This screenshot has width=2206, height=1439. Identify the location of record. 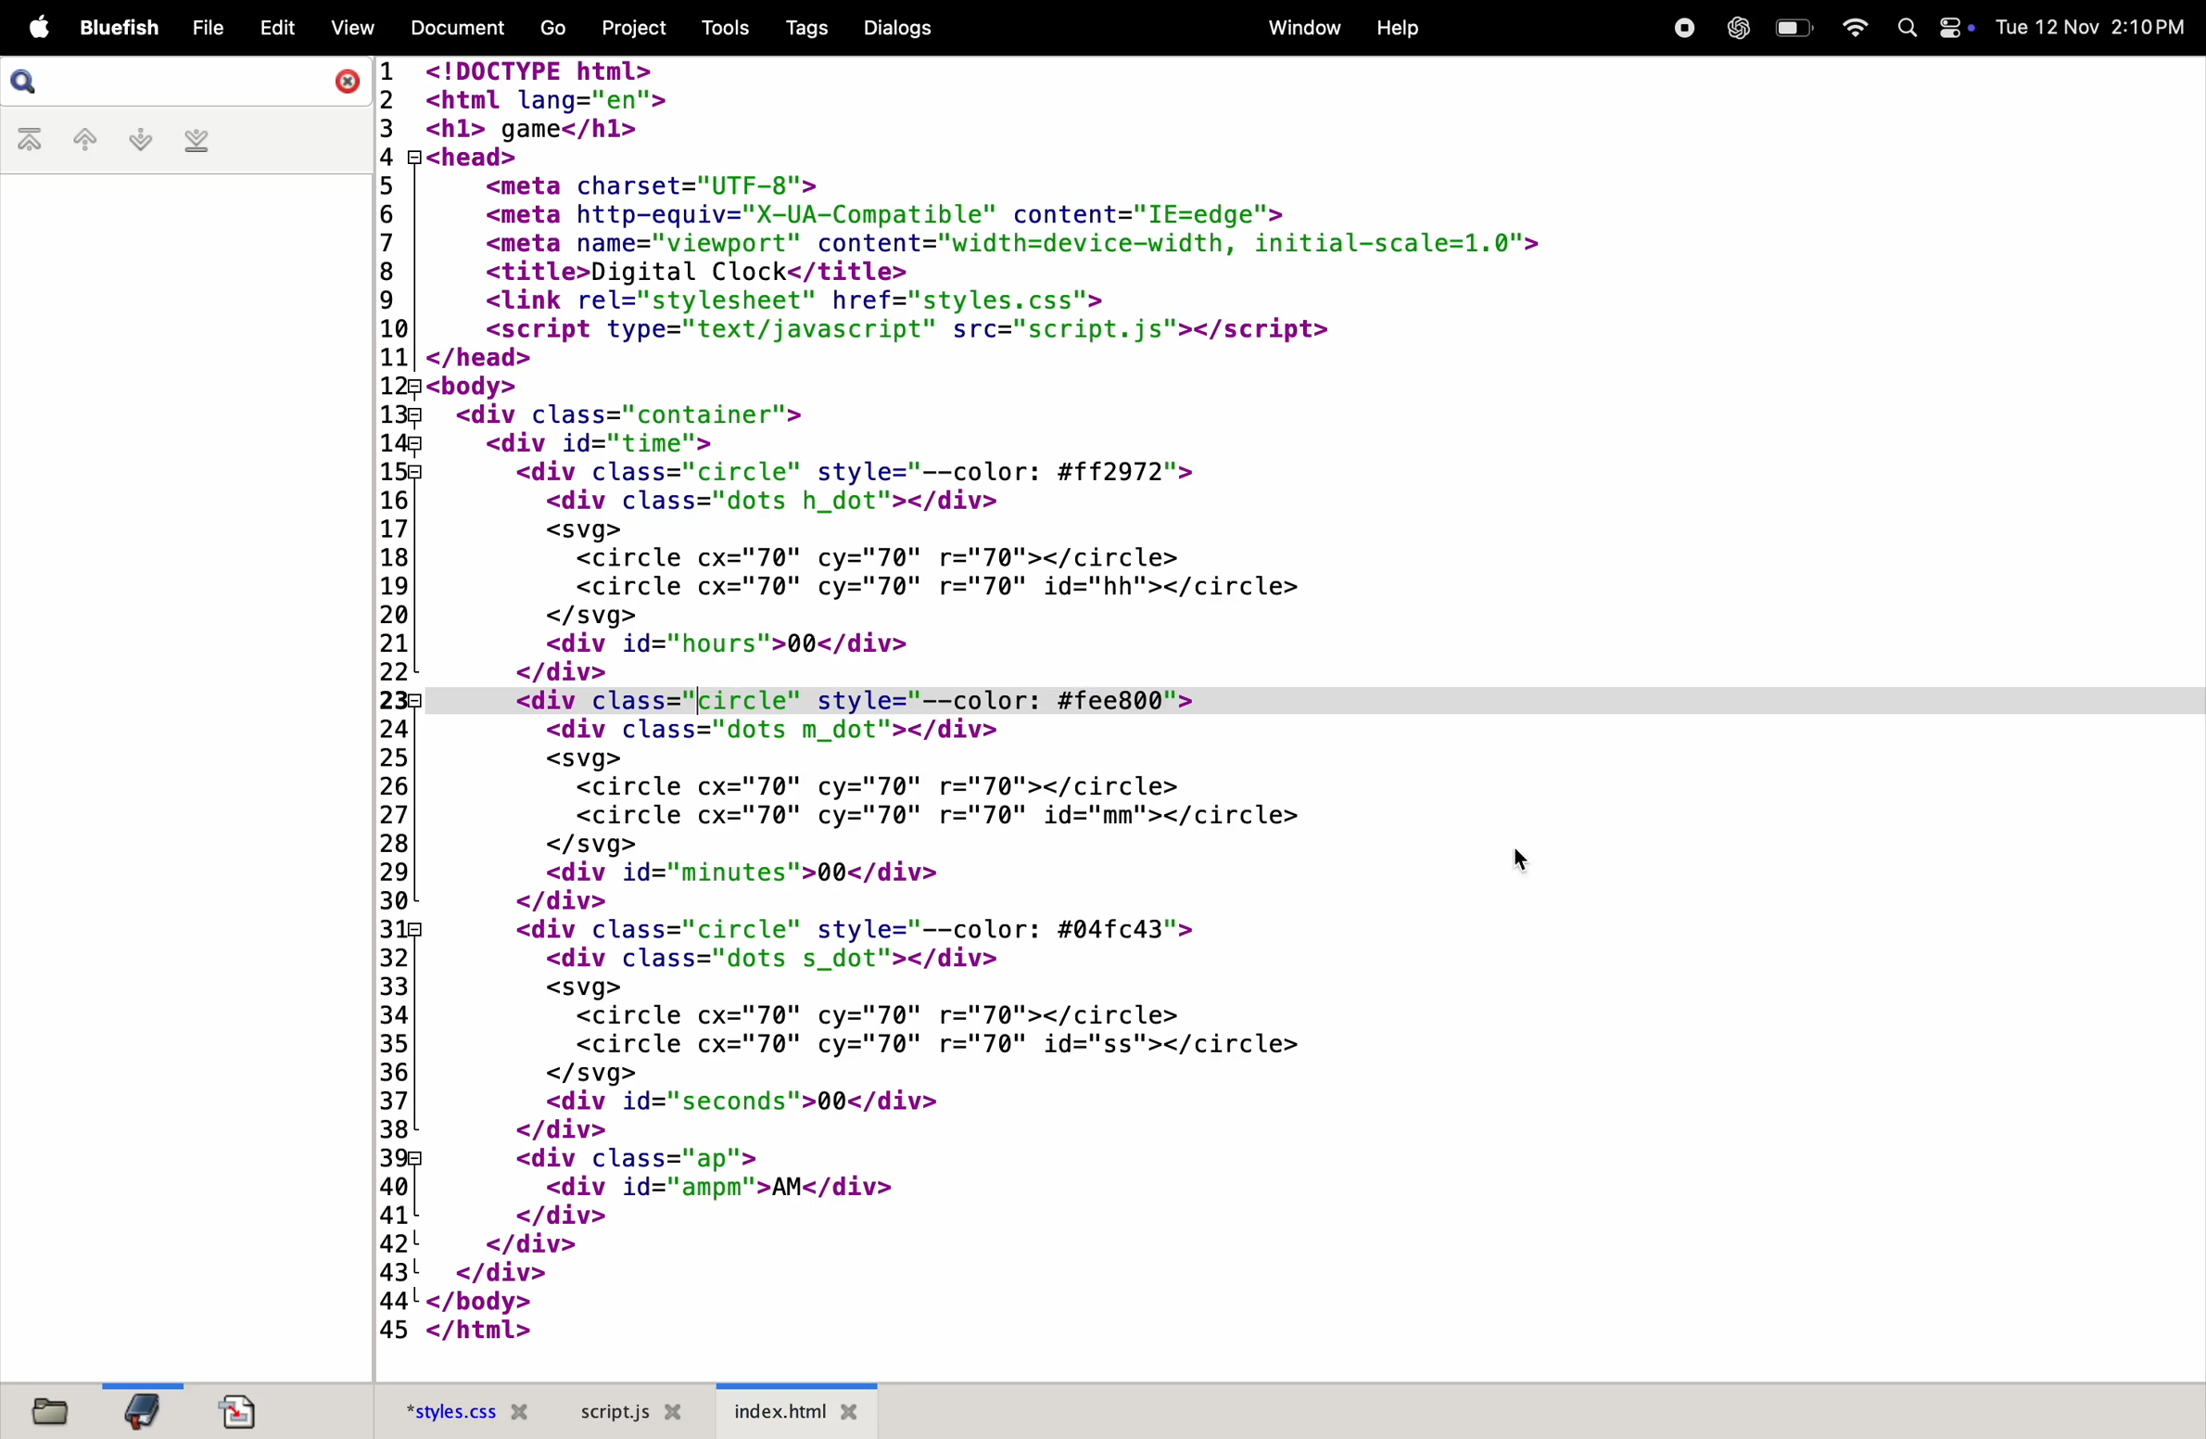
(1682, 28).